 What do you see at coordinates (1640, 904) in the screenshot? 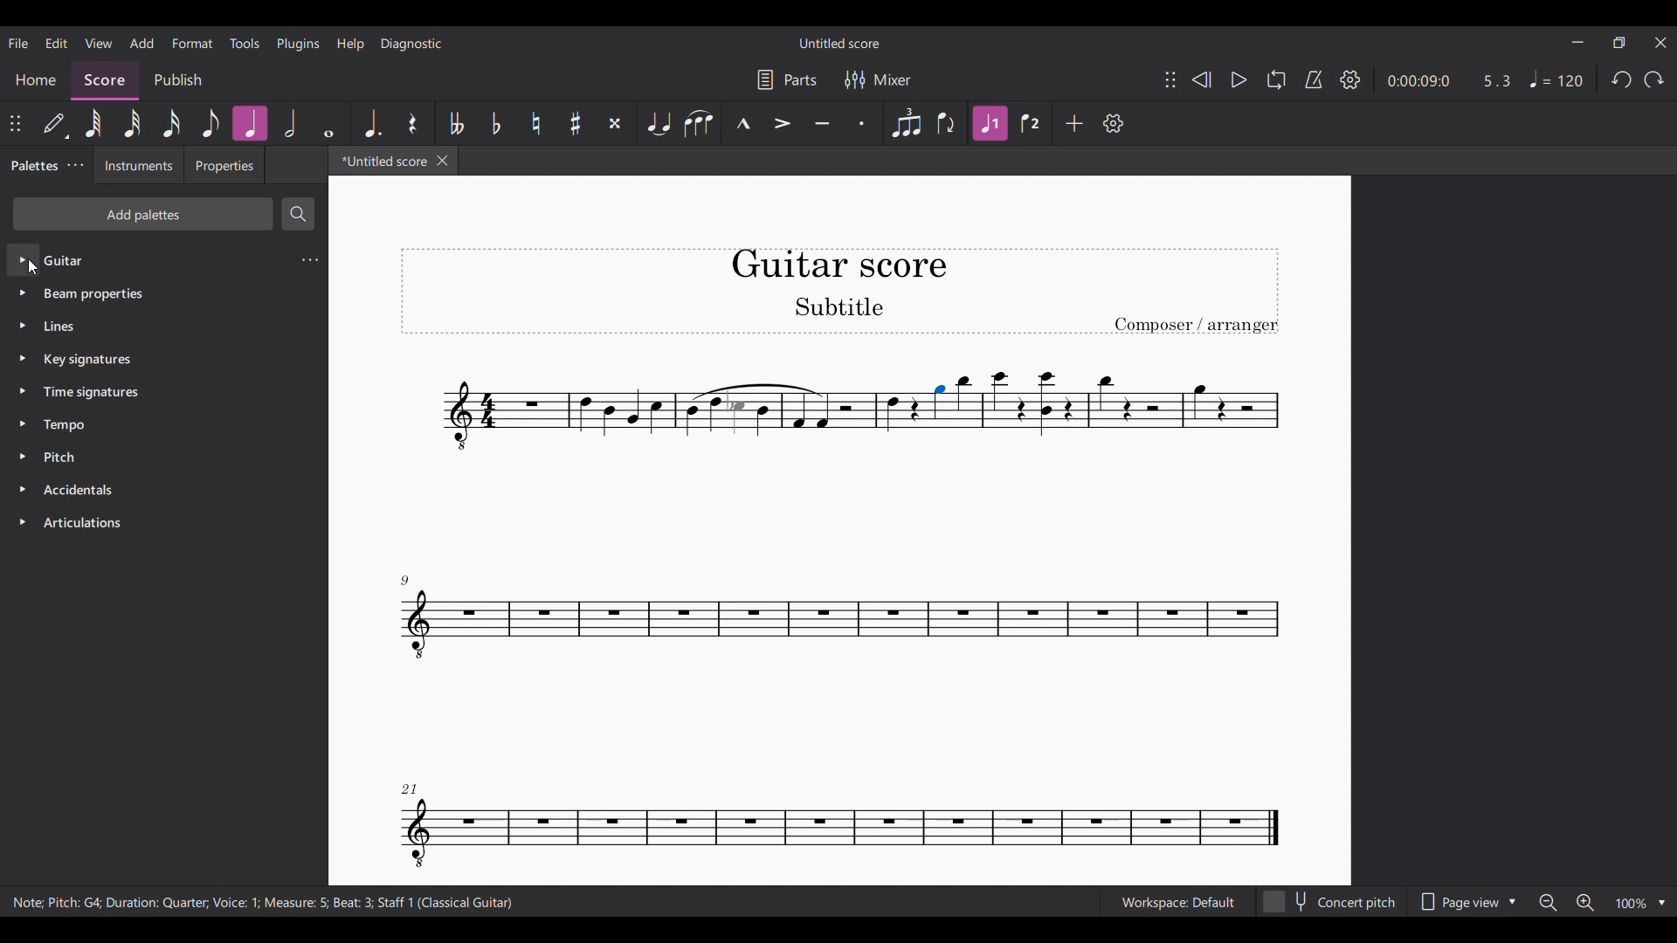
I see `Zoom options` at bounding box center [1640, 904].